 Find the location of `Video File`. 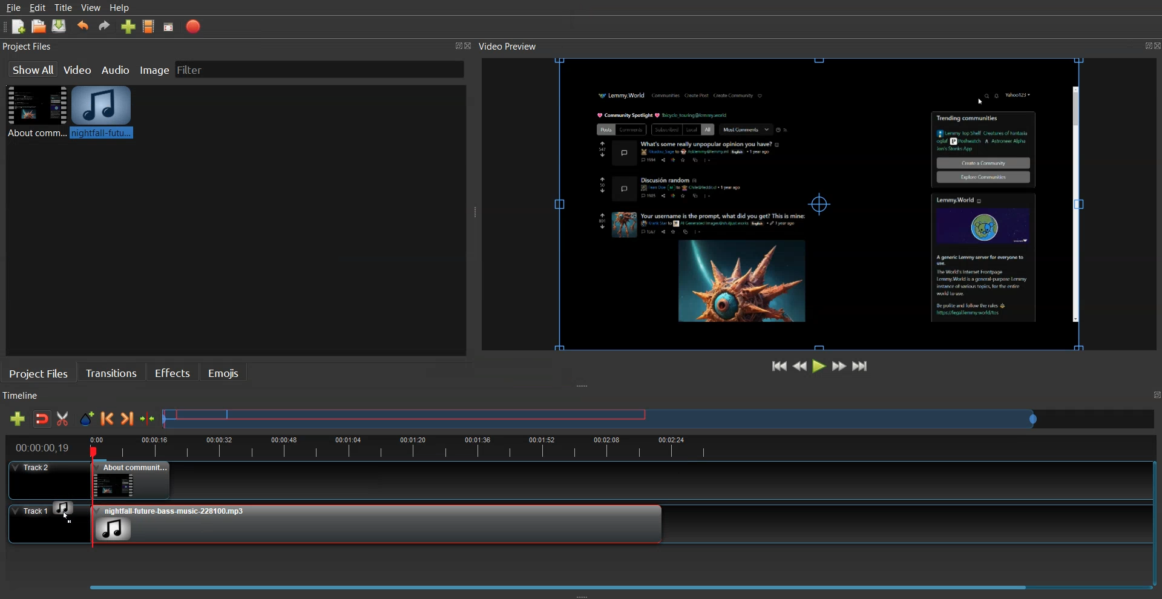

Video File is located at coordinates (34, 111).